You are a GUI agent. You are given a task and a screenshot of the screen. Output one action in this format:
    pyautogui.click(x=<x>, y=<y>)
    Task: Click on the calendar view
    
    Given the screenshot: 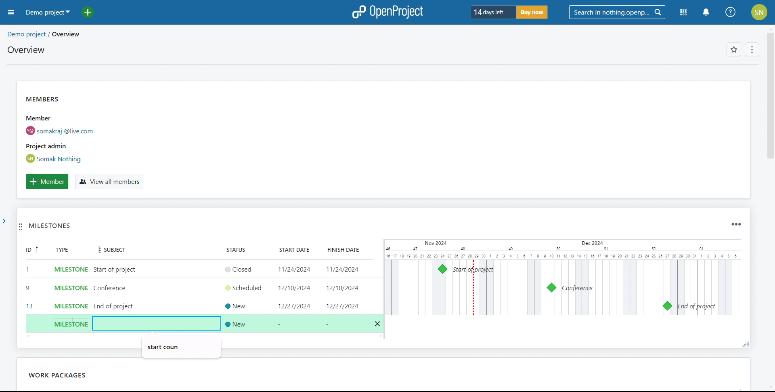 What is the action you would take?
    pyautogui.click(x=562, y=277)
    